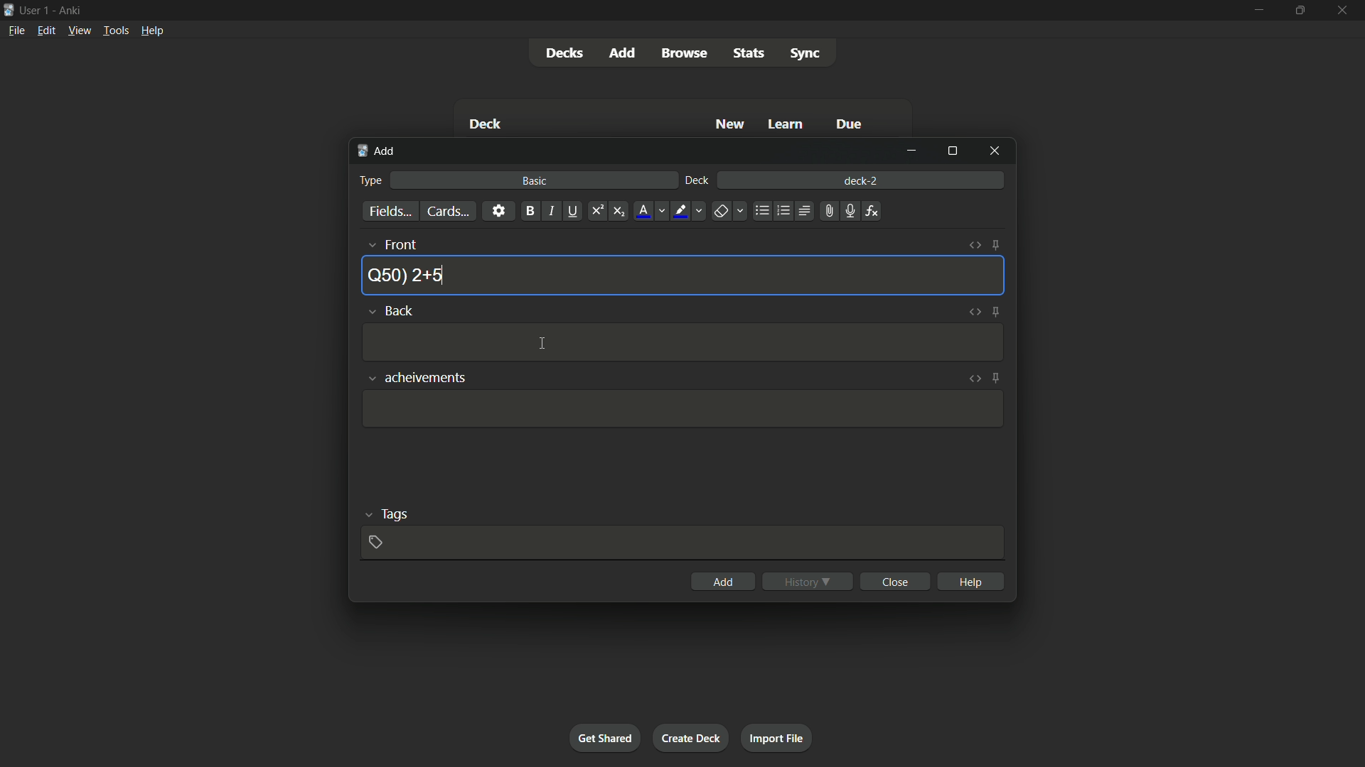  Describe the element at coordinates (1258, 11) in the screenshot. I see `minimize` at that location.